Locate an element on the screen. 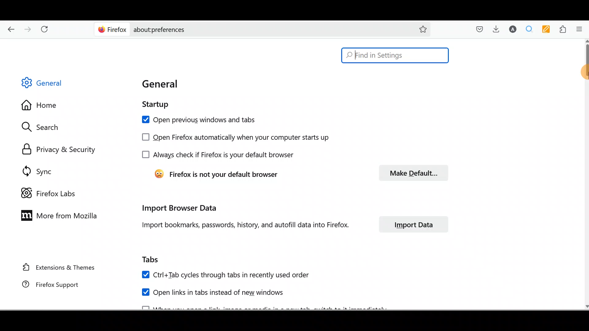  Search bar is located at coordinates (395, 55).